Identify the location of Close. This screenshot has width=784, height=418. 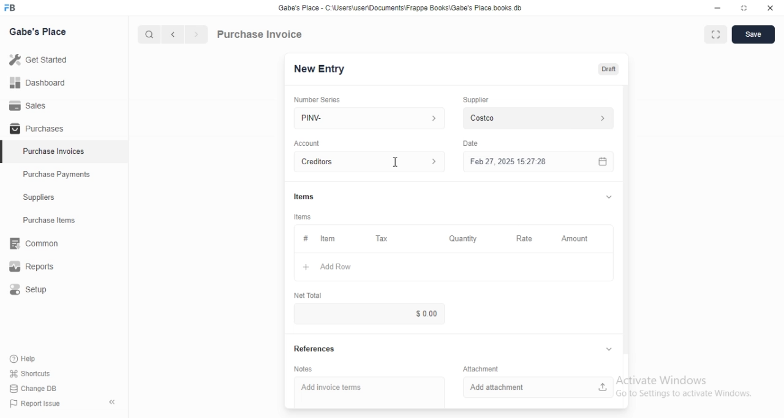
(771, 8).